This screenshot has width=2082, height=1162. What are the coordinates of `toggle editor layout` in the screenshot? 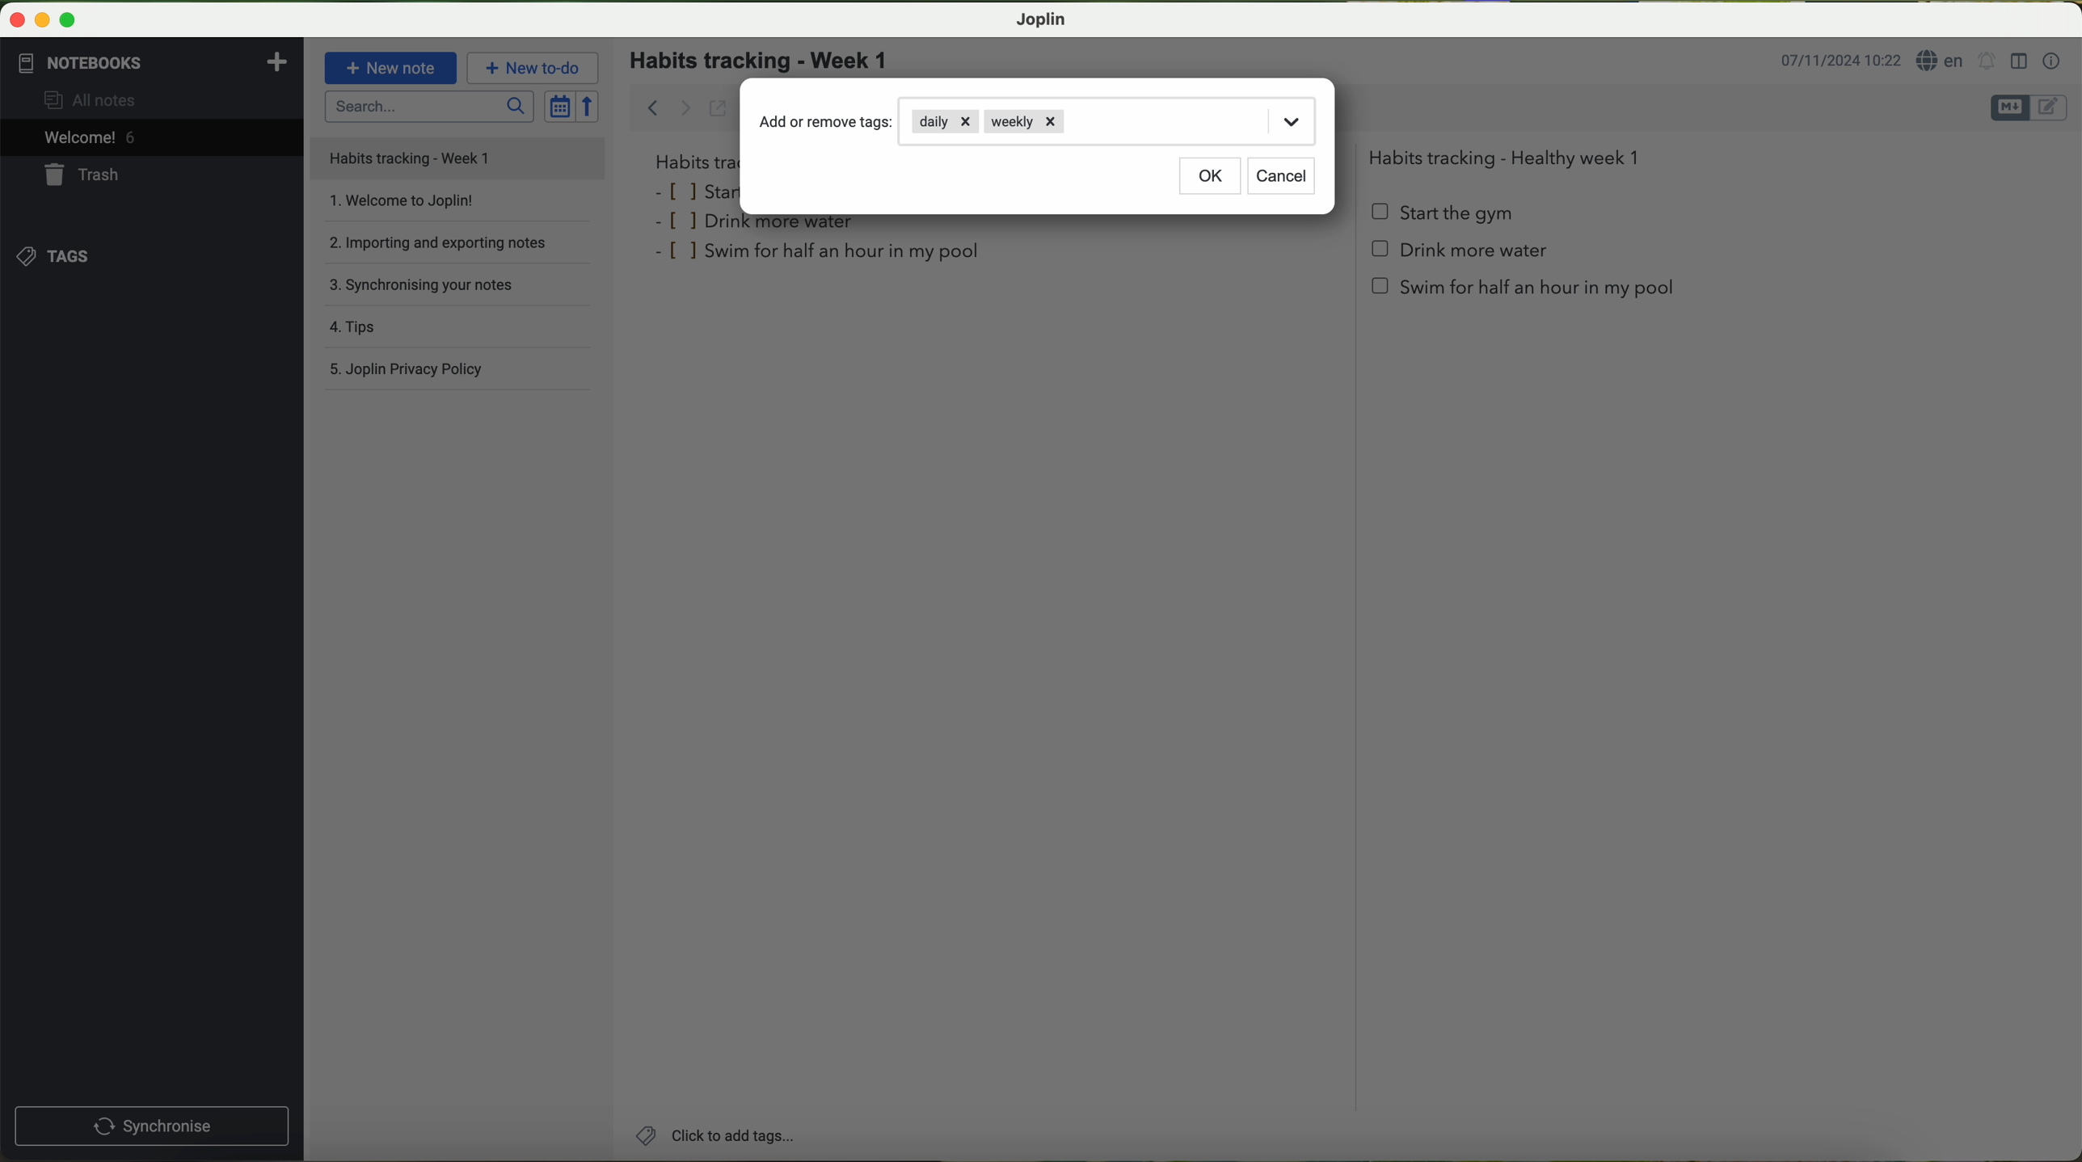 It's located at (2020, 61).